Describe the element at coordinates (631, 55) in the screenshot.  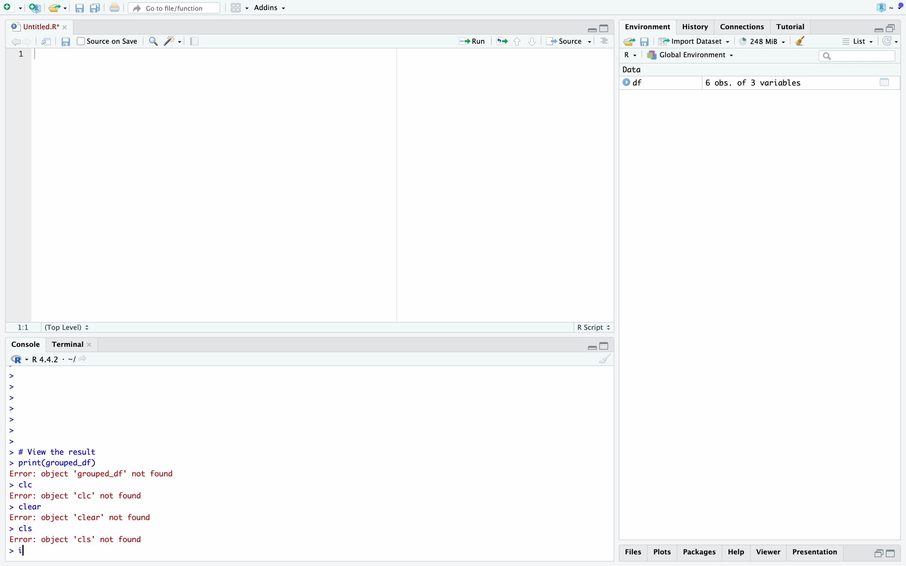
I see `R` at that location.